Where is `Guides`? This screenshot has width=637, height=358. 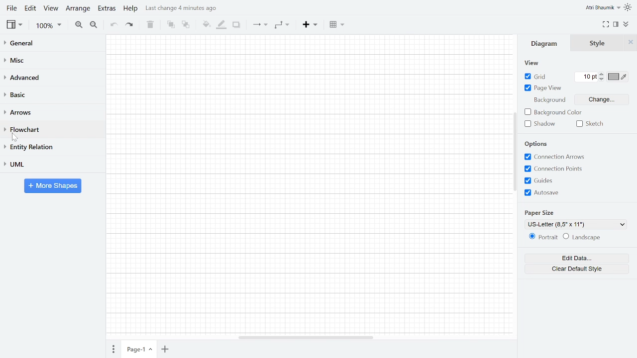 Guides is located at coordinates (539, 180).